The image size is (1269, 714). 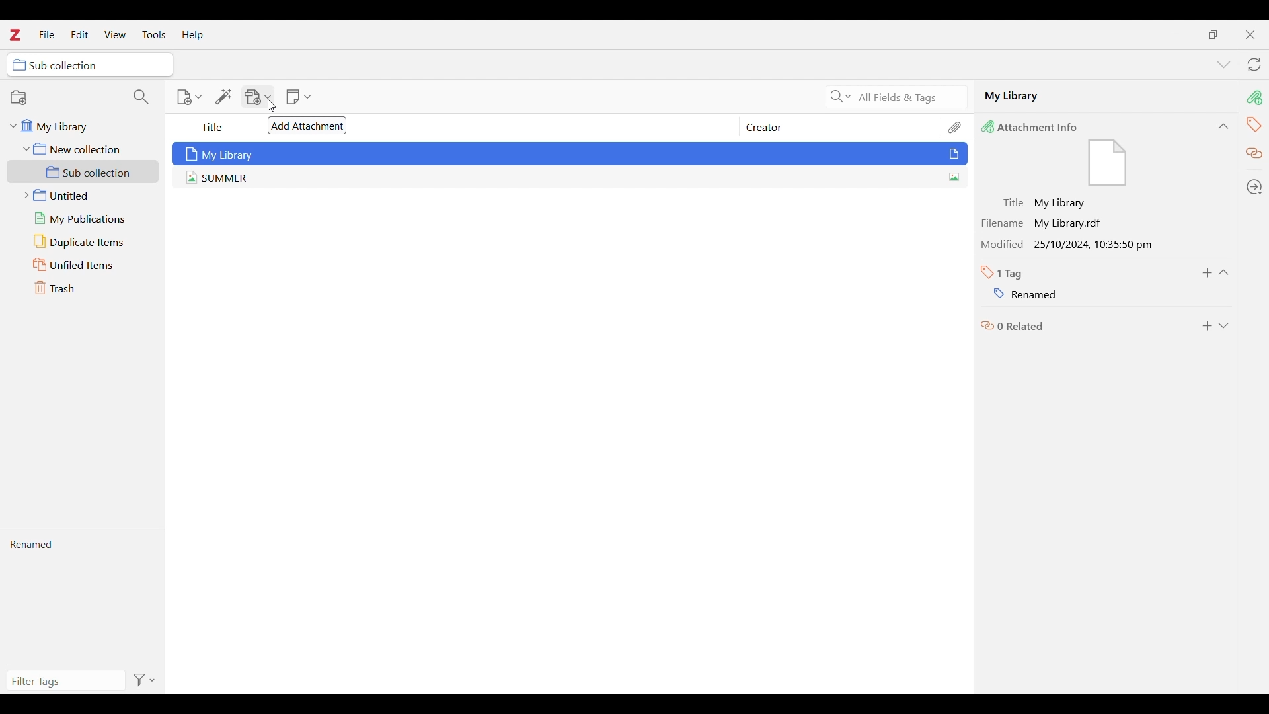 What do you see at coordinates (18, 97) in the screenshot?
I see `Add new collection` at bounding box center [18, 97].